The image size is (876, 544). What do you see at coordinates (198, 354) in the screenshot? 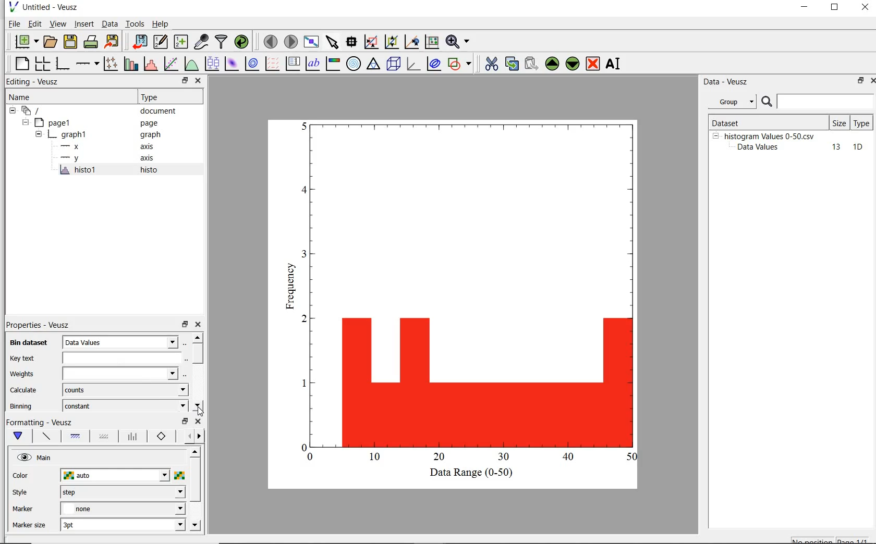
I see `vertical scrollbar` at bounding box center [198, 354].